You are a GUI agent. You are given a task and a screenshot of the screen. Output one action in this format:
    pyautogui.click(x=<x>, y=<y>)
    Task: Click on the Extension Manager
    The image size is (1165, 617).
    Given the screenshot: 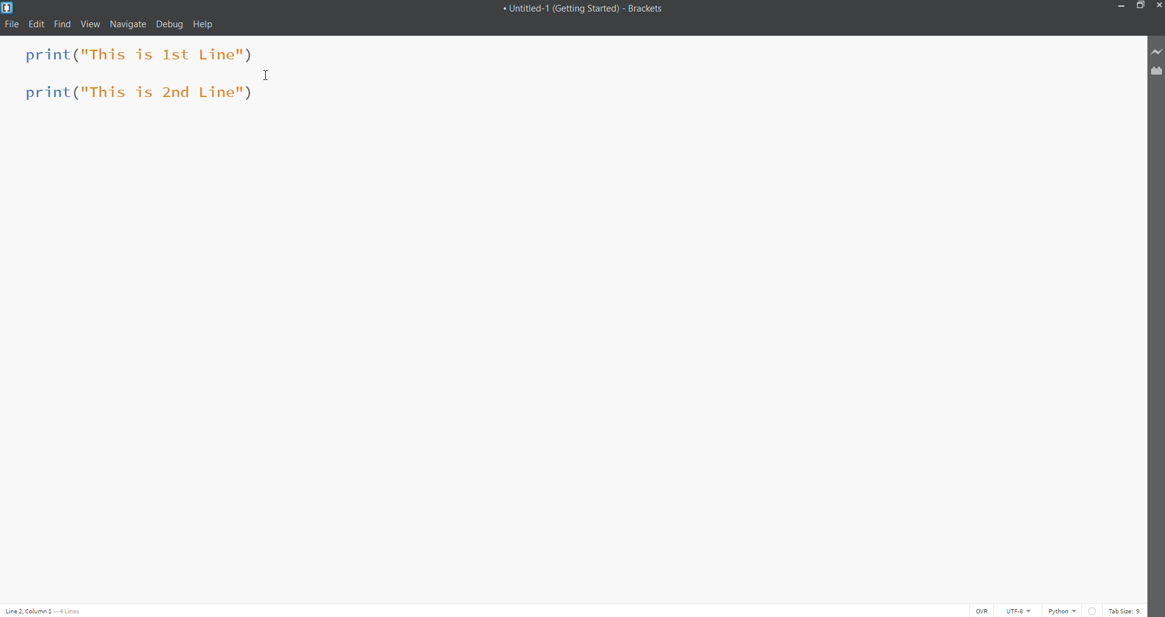 What is the action you would take?
    pyautogui.click(x=1156, y=72)
    